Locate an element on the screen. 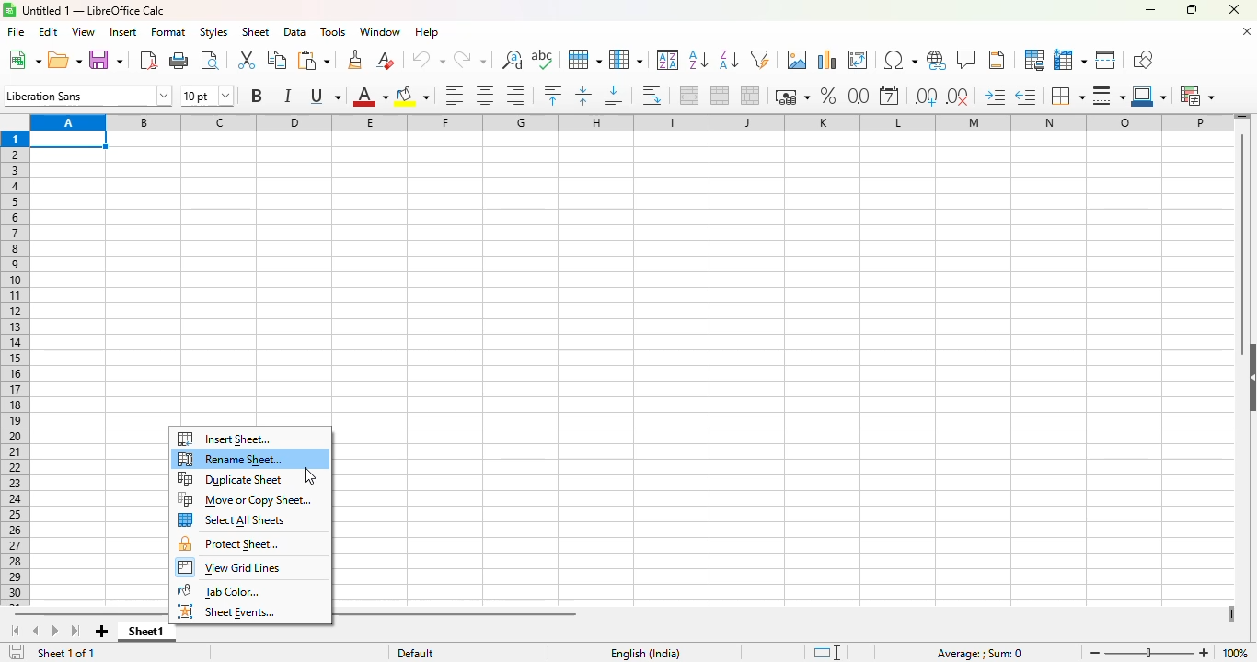  100% is located at coordinates (1236, 653).